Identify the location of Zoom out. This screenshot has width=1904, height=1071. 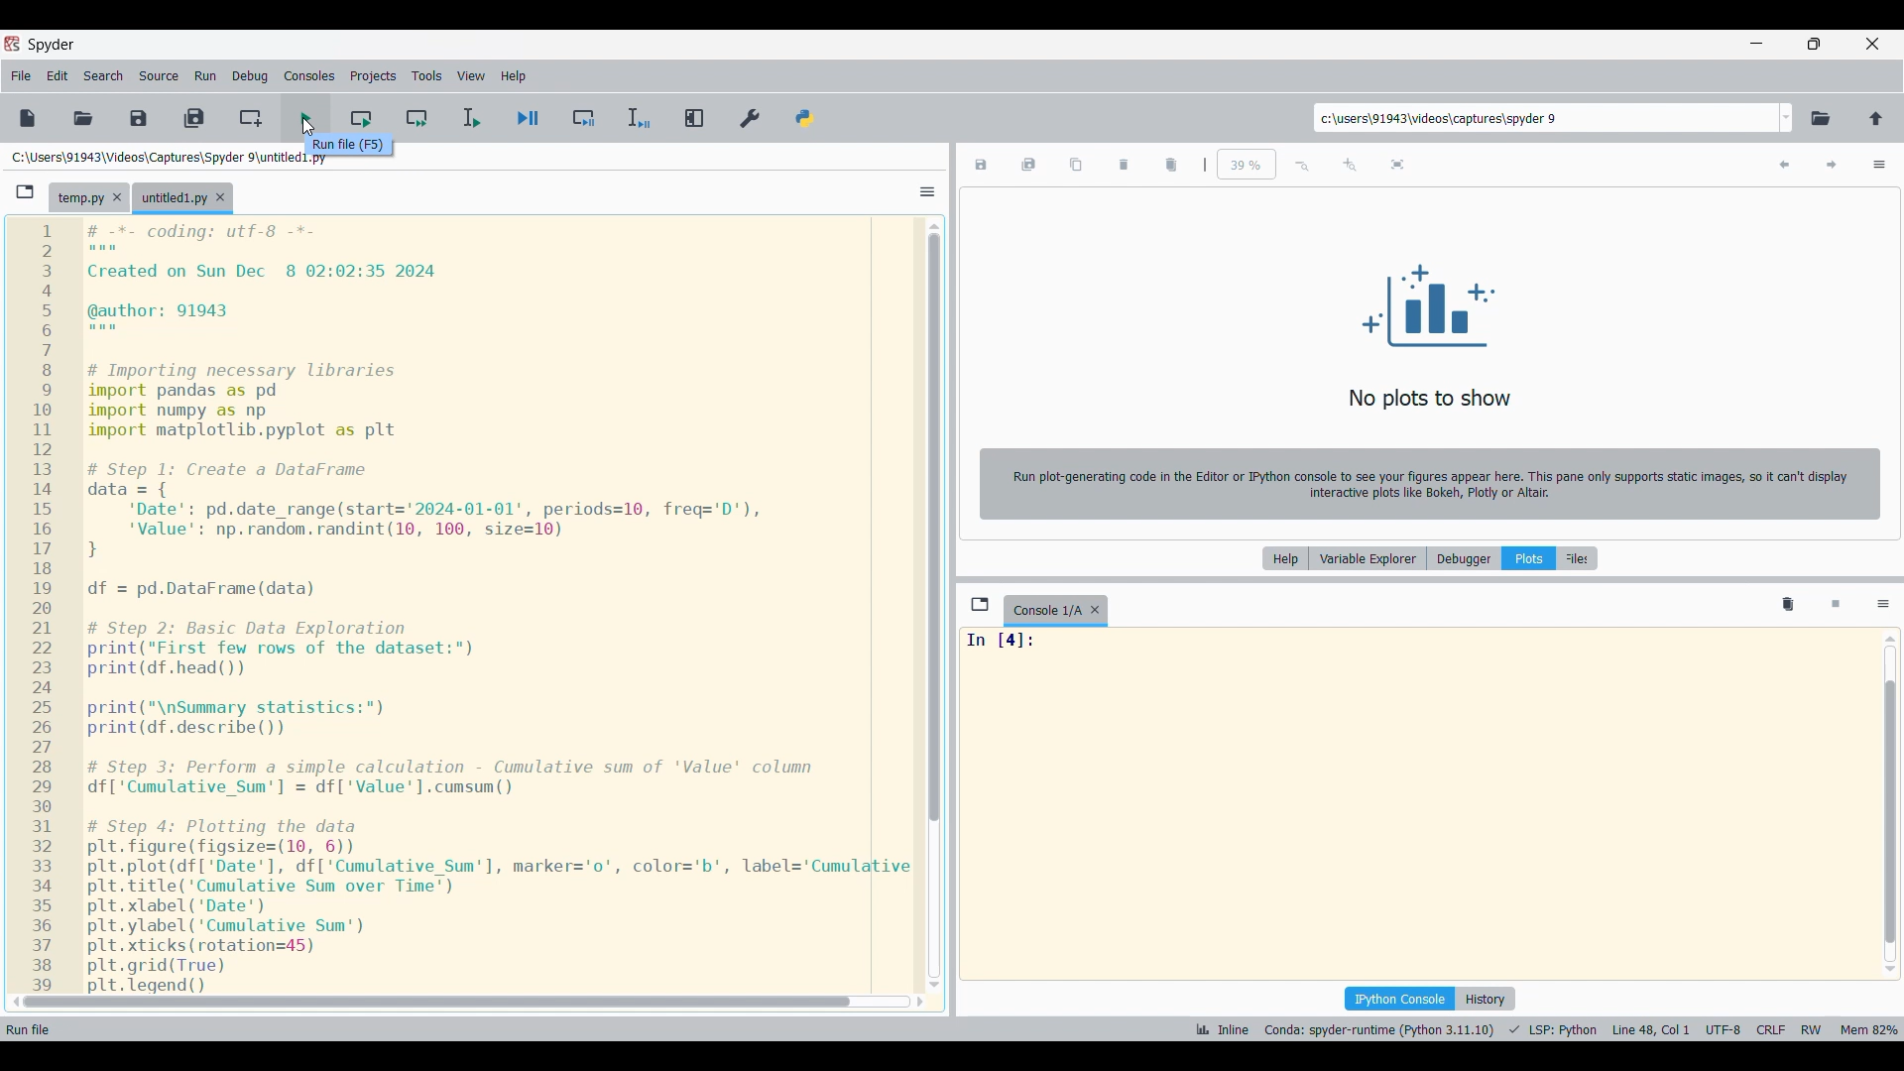
(1303, 165).